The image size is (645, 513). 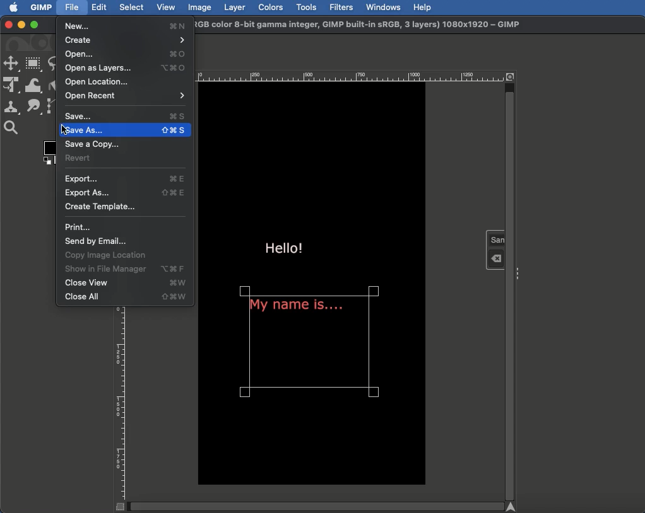 What do you see at coordinates (11, 64) in the screenshot?
I see `Move tool` at bounding box center [11, 64].